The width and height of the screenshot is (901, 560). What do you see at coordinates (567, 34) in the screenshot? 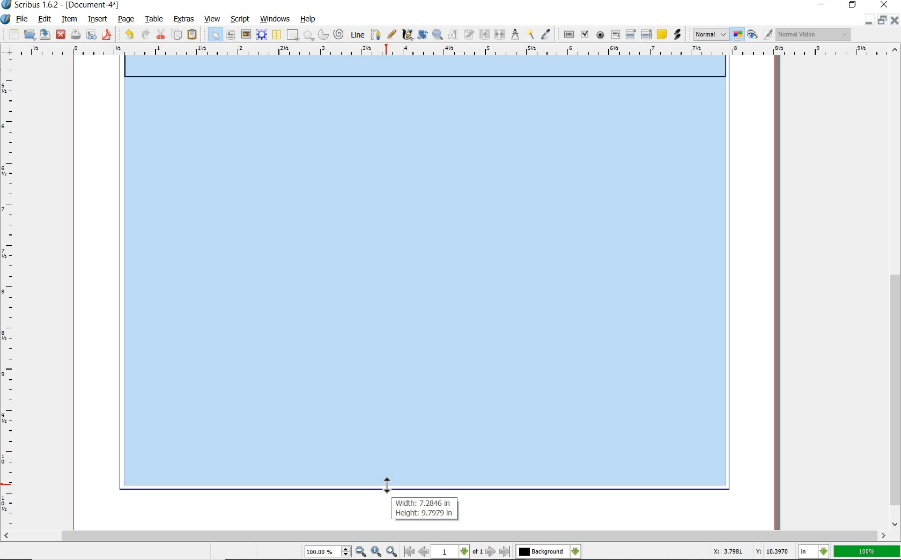
I see `pdf push button` at bounding box center [567, 34].